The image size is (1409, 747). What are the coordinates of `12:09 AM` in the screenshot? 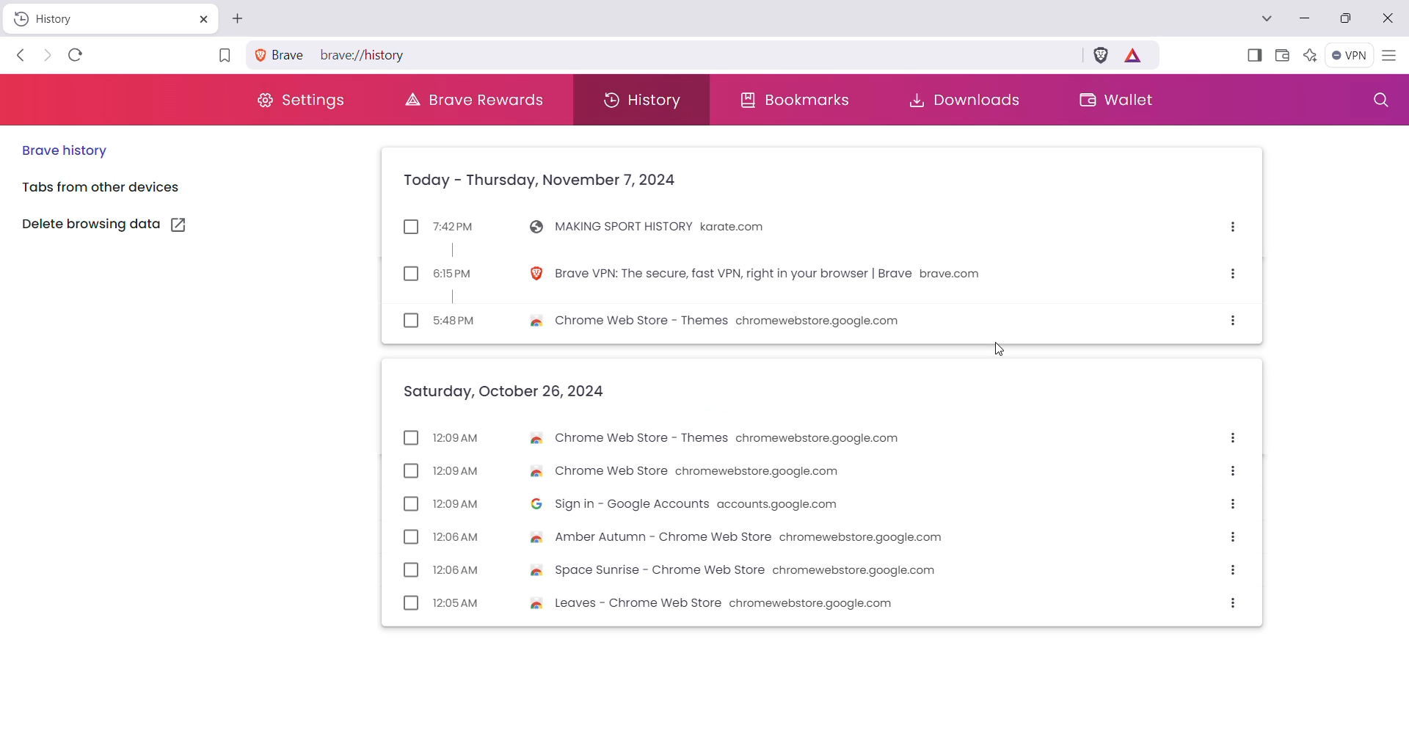 It's located at (459, 440).